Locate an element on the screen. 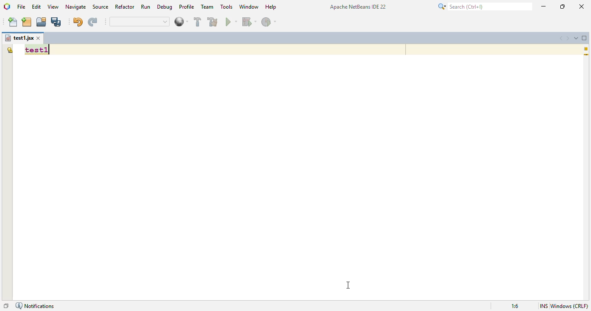 Image resolution: width=591 pixels, height=311 pixels. close is located at coordinates (581, 6).